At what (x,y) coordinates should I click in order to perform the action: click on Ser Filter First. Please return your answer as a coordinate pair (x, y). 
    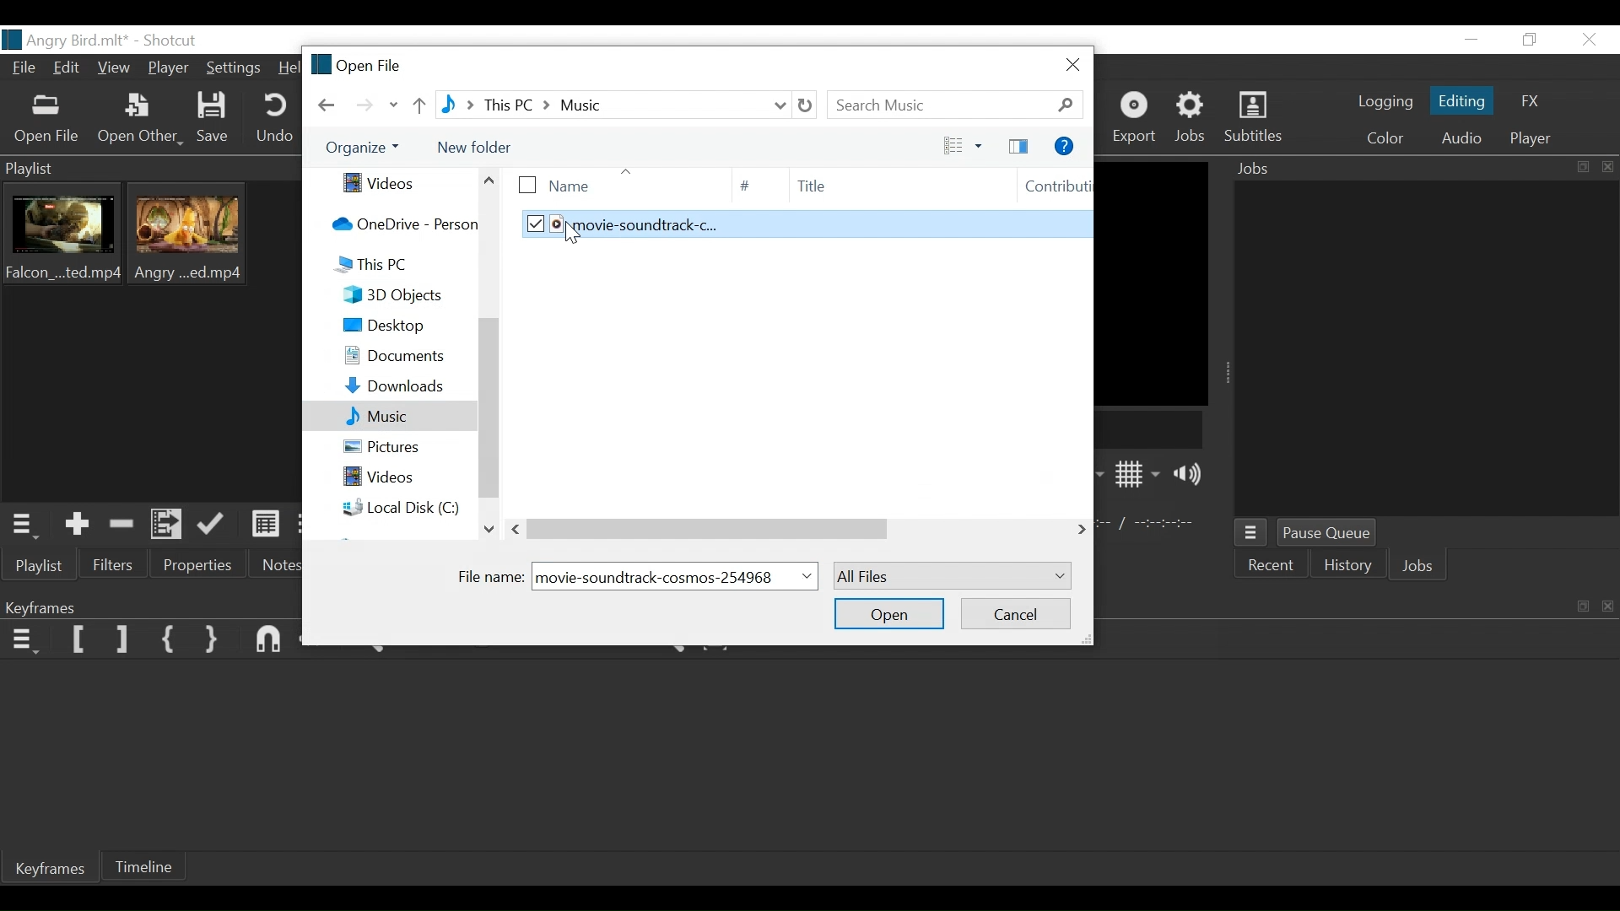
    Looking at the image, I should click on (79, 639).